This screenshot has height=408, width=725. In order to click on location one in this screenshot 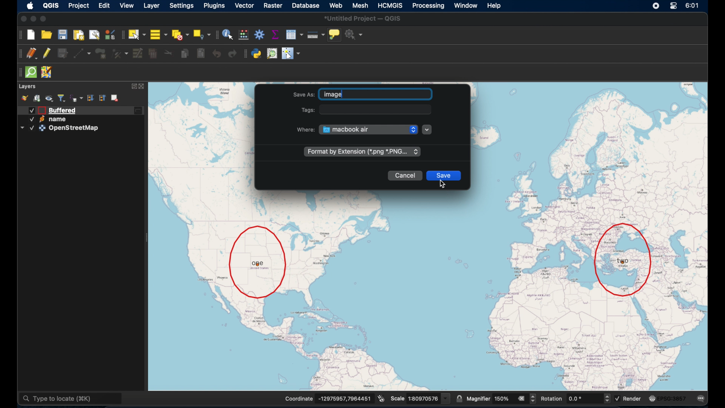, I will do `click(257, 261)`.